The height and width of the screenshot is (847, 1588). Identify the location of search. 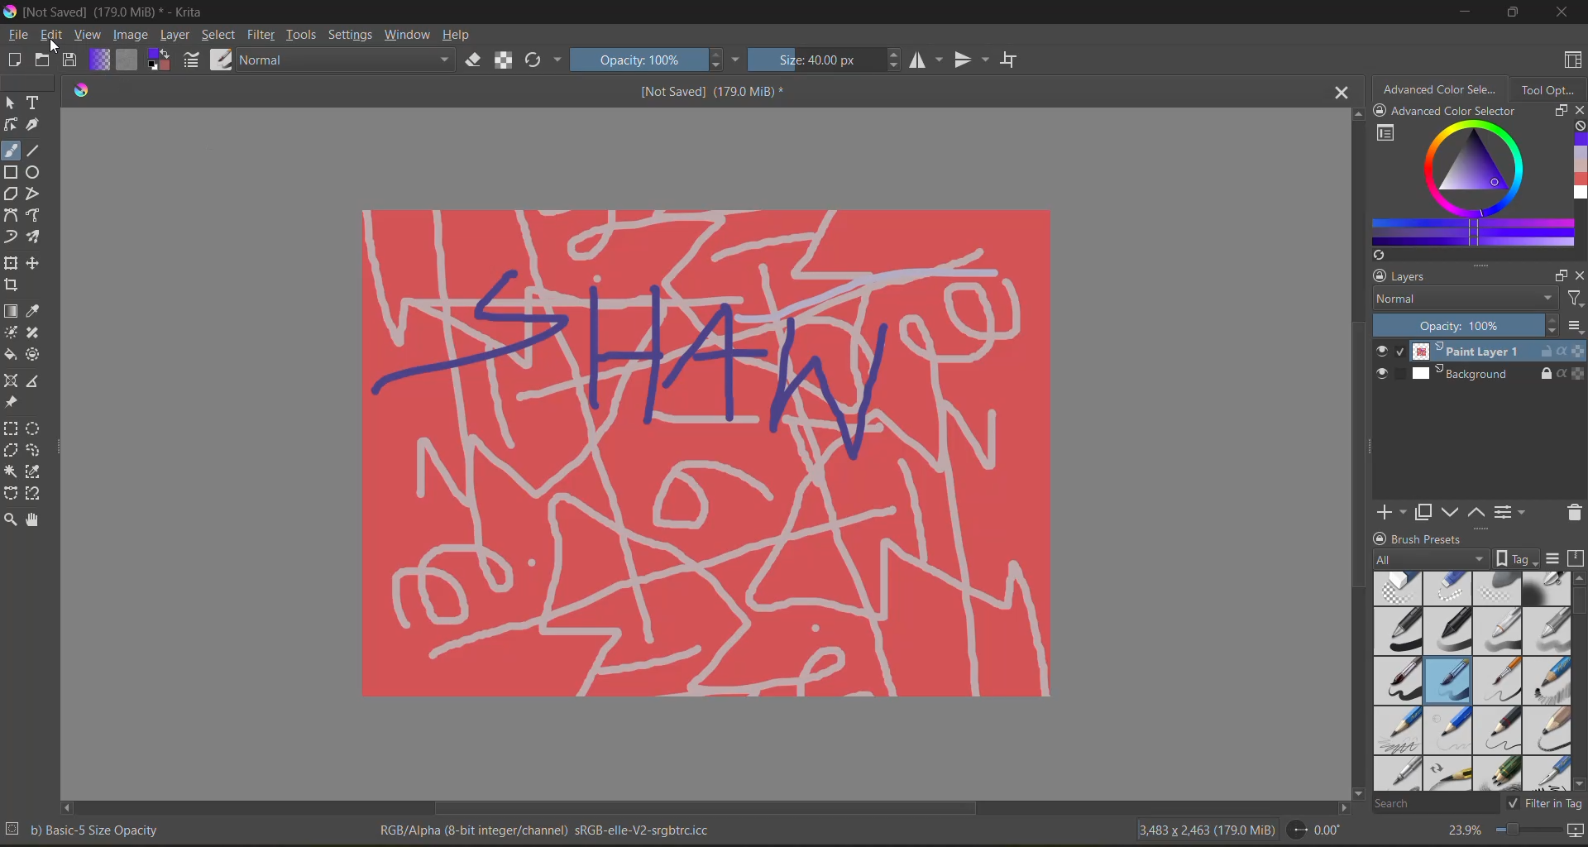
(1437, 805).